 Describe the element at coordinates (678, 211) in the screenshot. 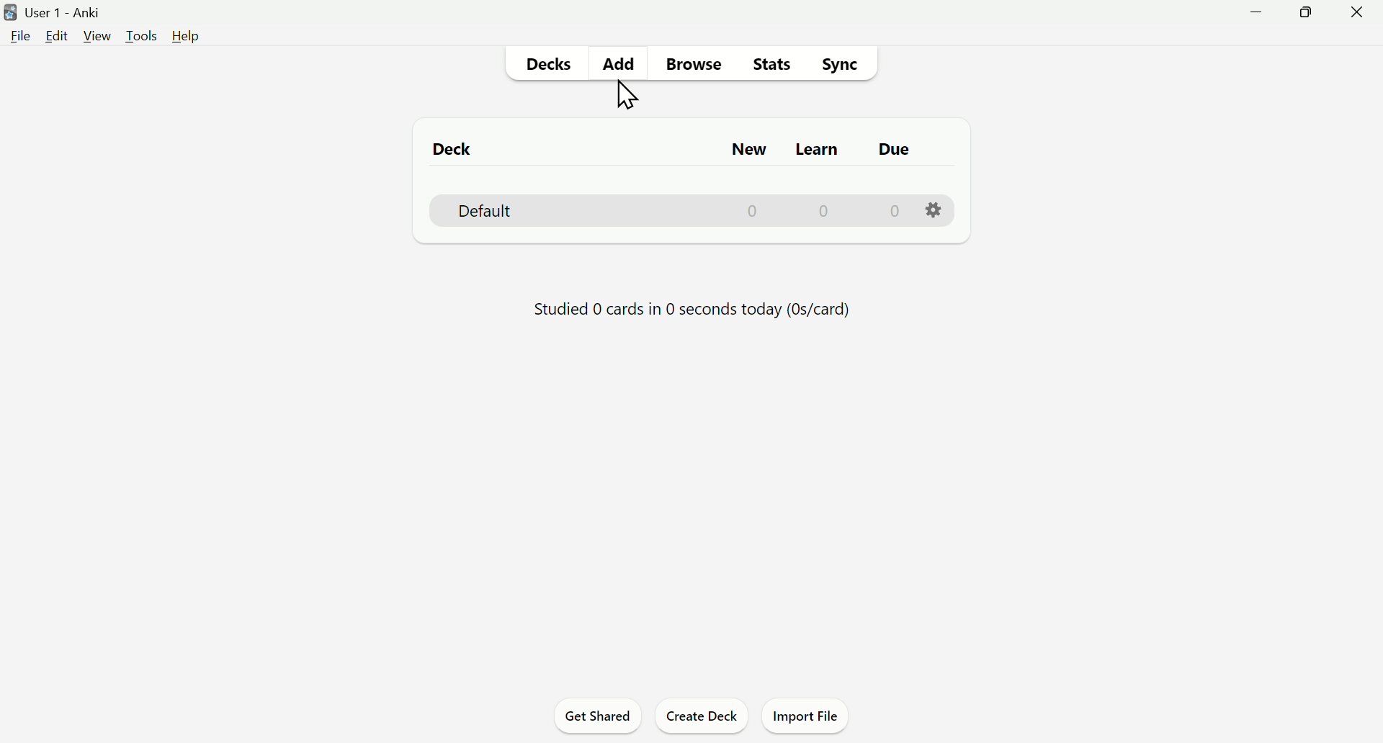

I see `Deck` at that location.